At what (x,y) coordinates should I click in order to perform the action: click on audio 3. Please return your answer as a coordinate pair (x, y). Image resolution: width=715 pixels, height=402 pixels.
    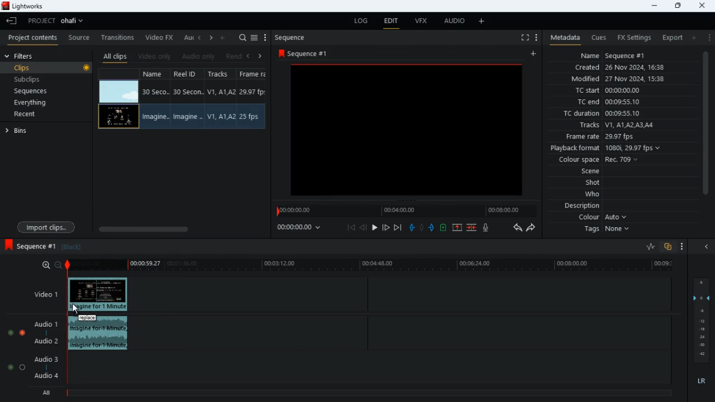
    Looking at the image, I should click on (46, 360).